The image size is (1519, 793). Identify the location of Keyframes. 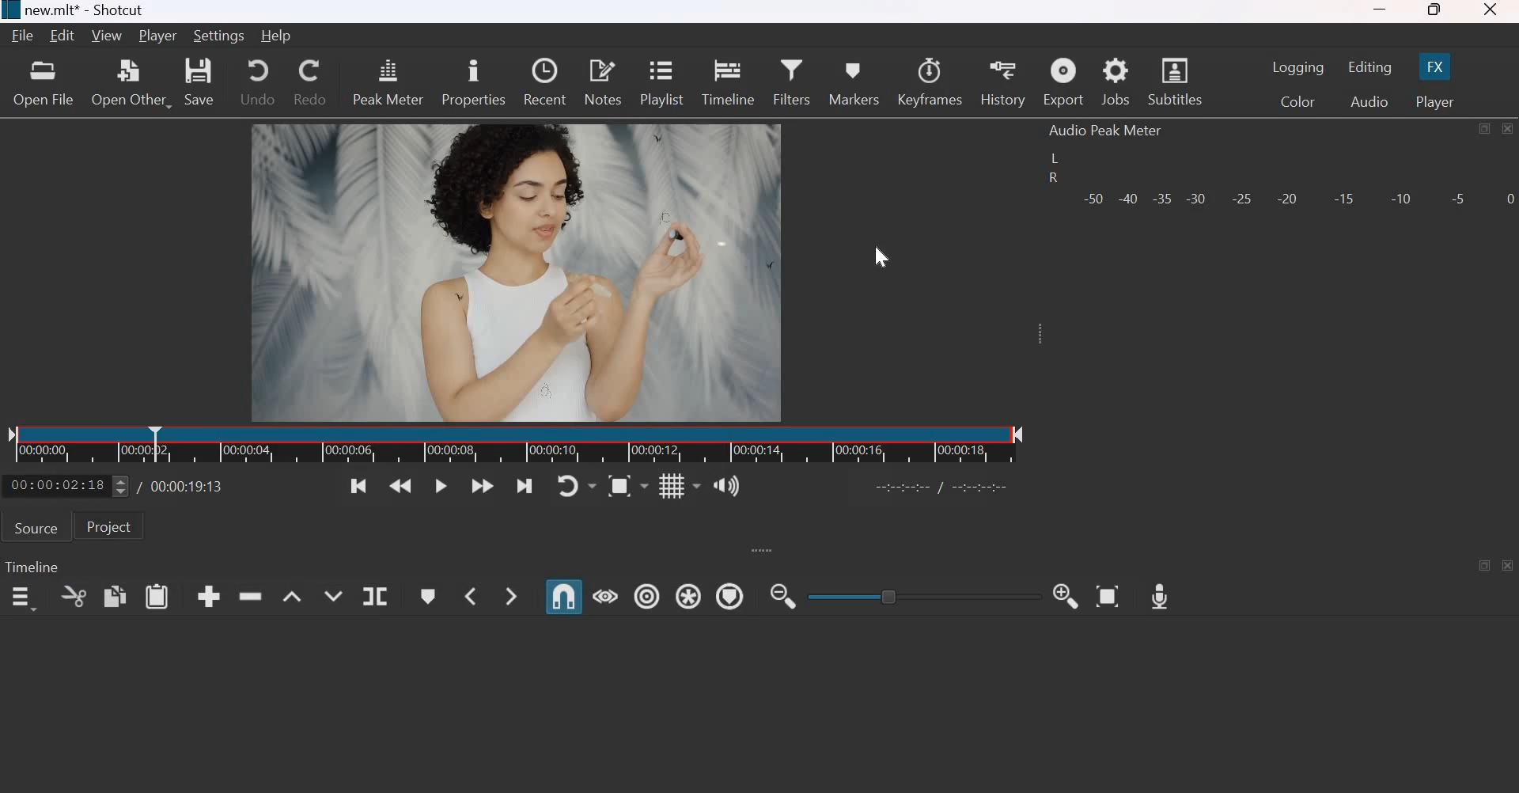
(931, 82).